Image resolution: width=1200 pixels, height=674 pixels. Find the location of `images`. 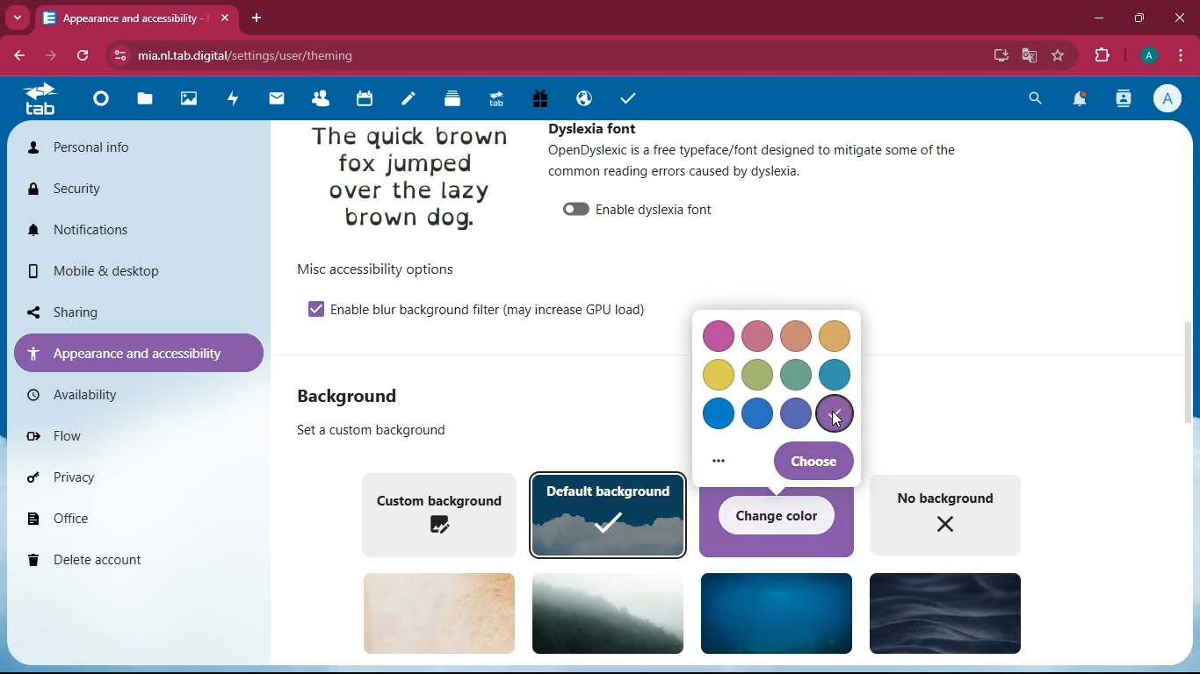

images is located at coordinates (187, 99).